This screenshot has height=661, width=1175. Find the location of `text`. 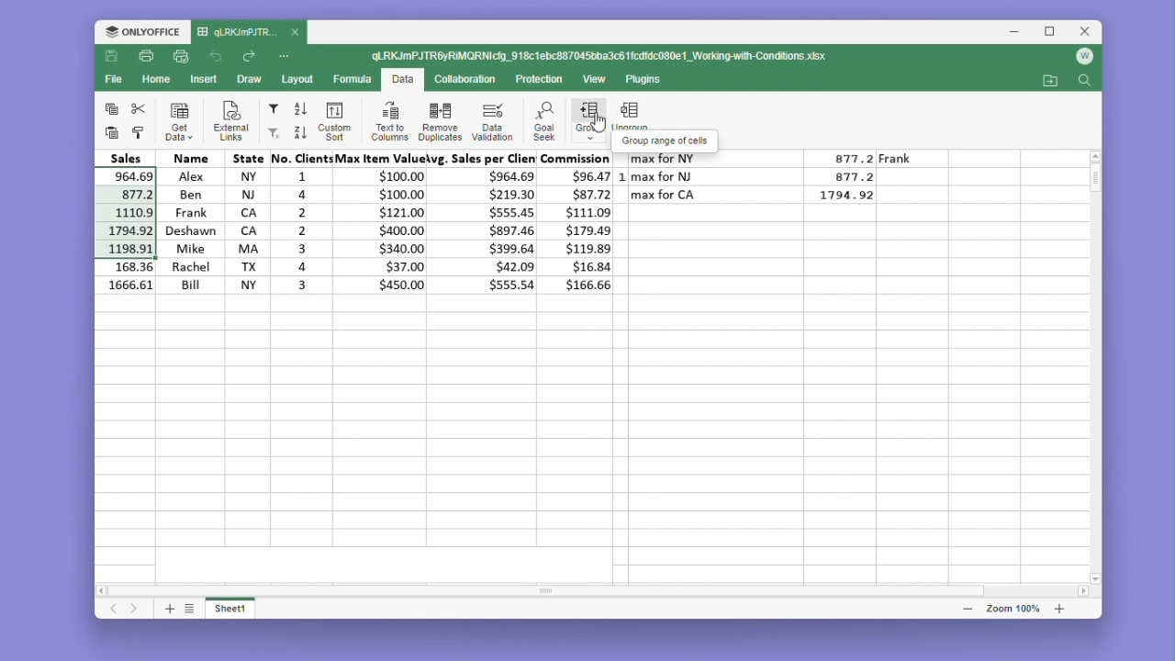

text is located at coordinates (667, 140).